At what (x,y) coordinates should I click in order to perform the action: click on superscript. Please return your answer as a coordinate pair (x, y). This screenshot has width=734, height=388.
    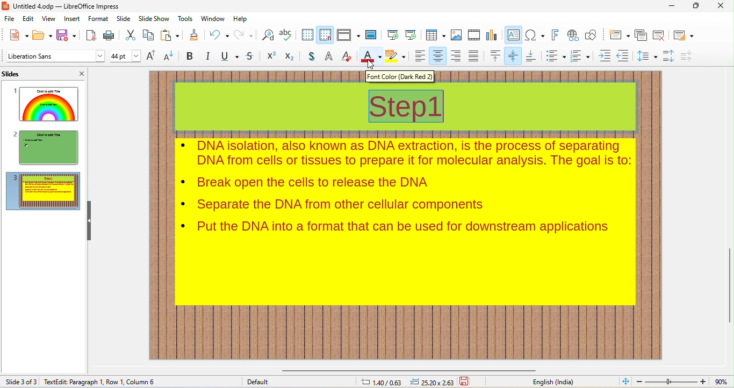
    Looking at the image, I should click on (272, 56).